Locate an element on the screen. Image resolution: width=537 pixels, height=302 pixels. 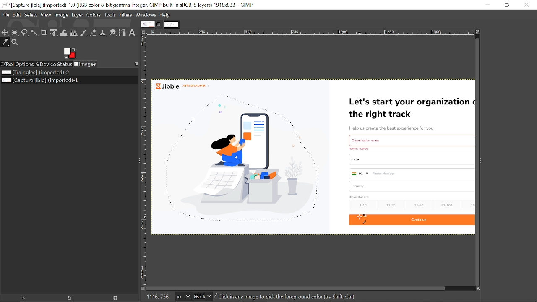
Close current tab is located at coordinates (159, 24).